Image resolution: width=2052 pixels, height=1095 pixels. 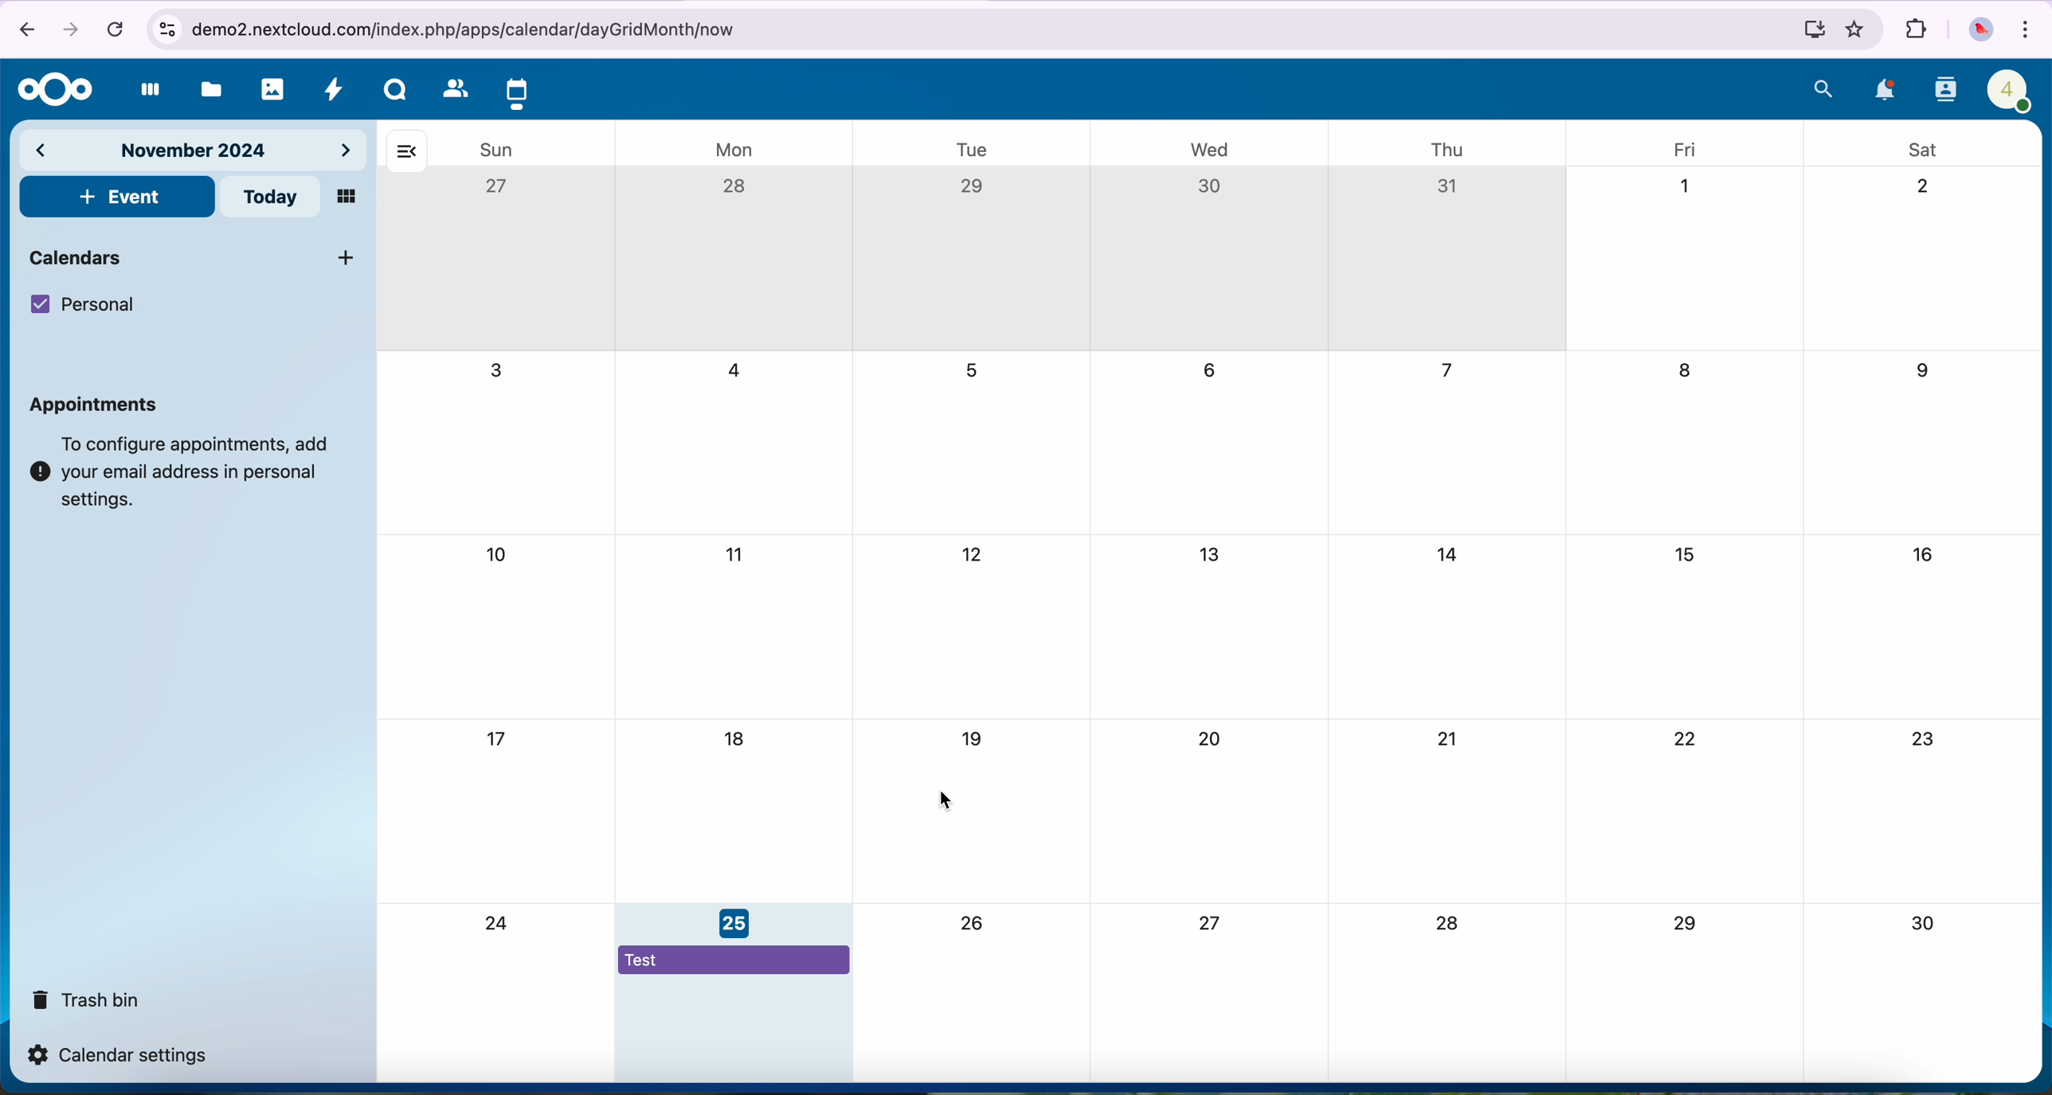 What do you see at coordinates (946, 798) in the screenshot?
I see `cursor` at bounding box center [946, 798].